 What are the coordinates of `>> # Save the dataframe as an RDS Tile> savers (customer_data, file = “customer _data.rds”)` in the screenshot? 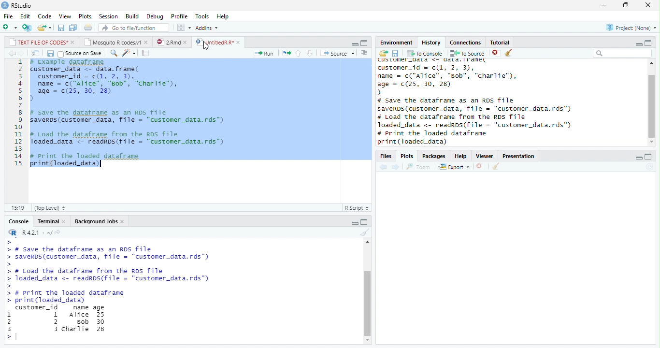 It's located at (112, 250).